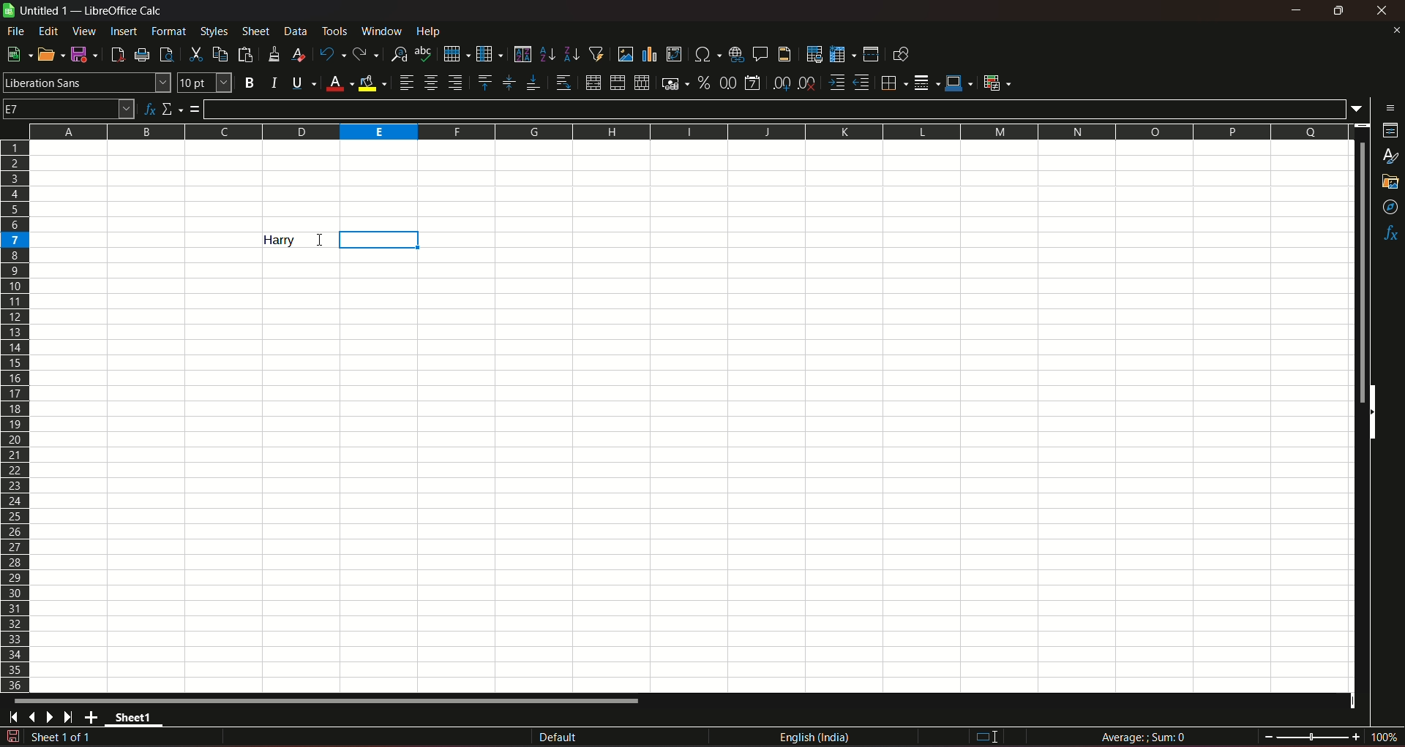 The width and height of the screenshot is (1405, 747). I want to click on spelling, so click(424, 54).